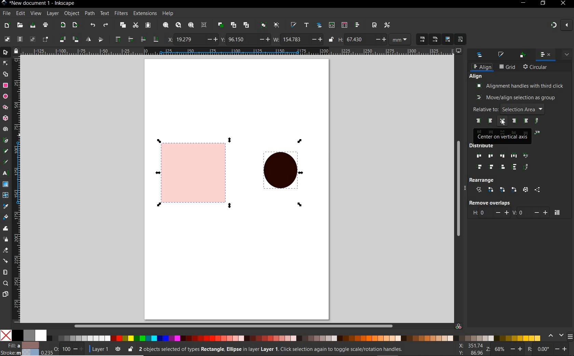  I want to click on distribute, so click(498, 146).